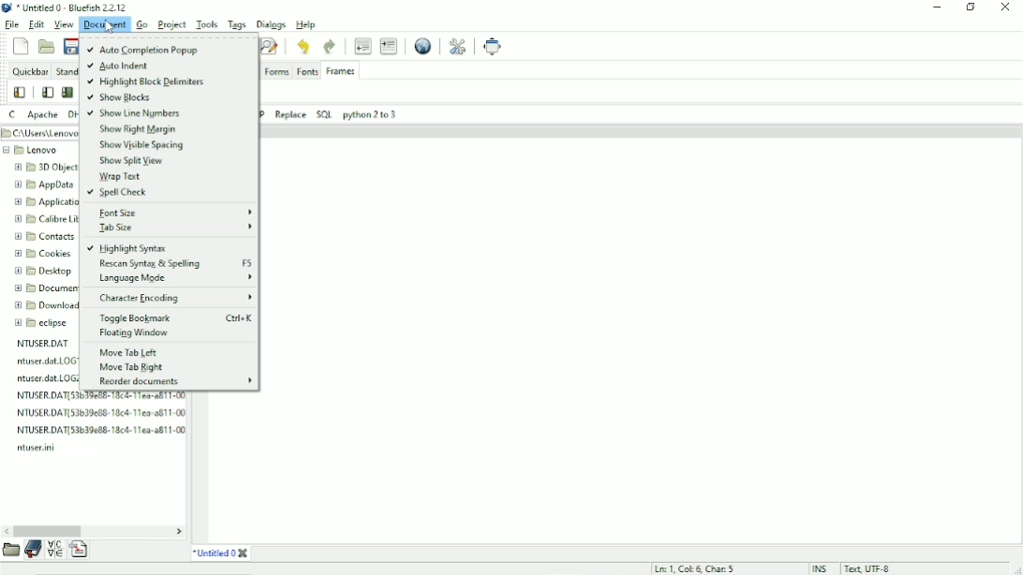 The image size is (1023, 575). Describe the element at coordinates (130, 353) in the screenshot. I see `Move tab left` at that location.